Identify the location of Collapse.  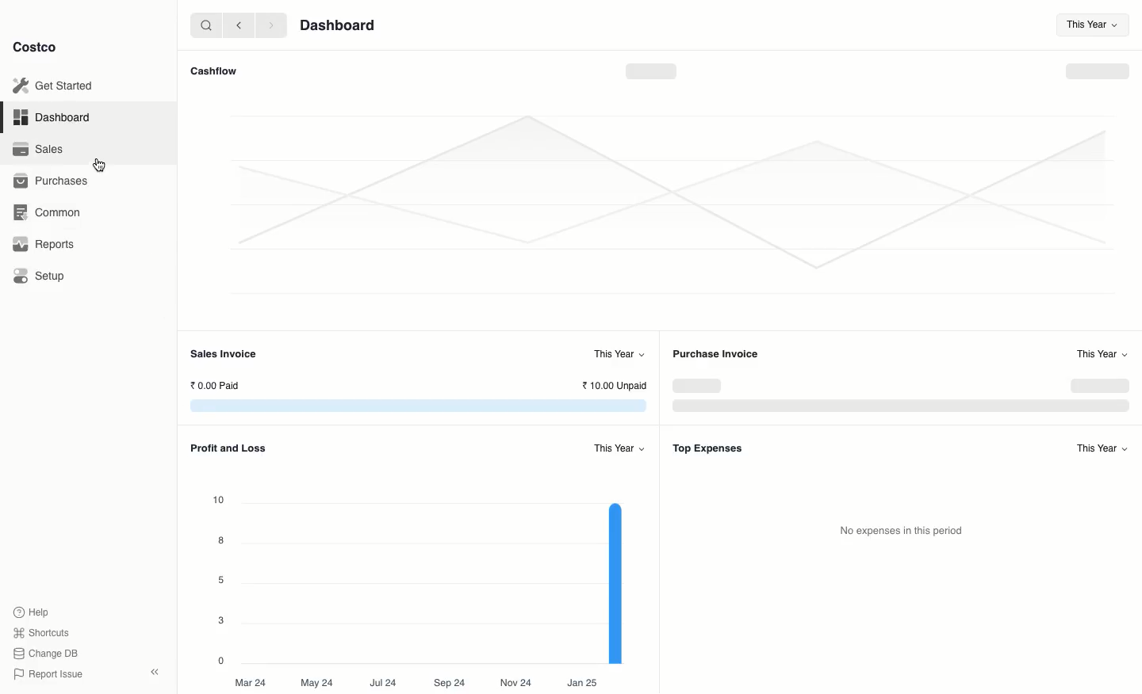
(154, 672).